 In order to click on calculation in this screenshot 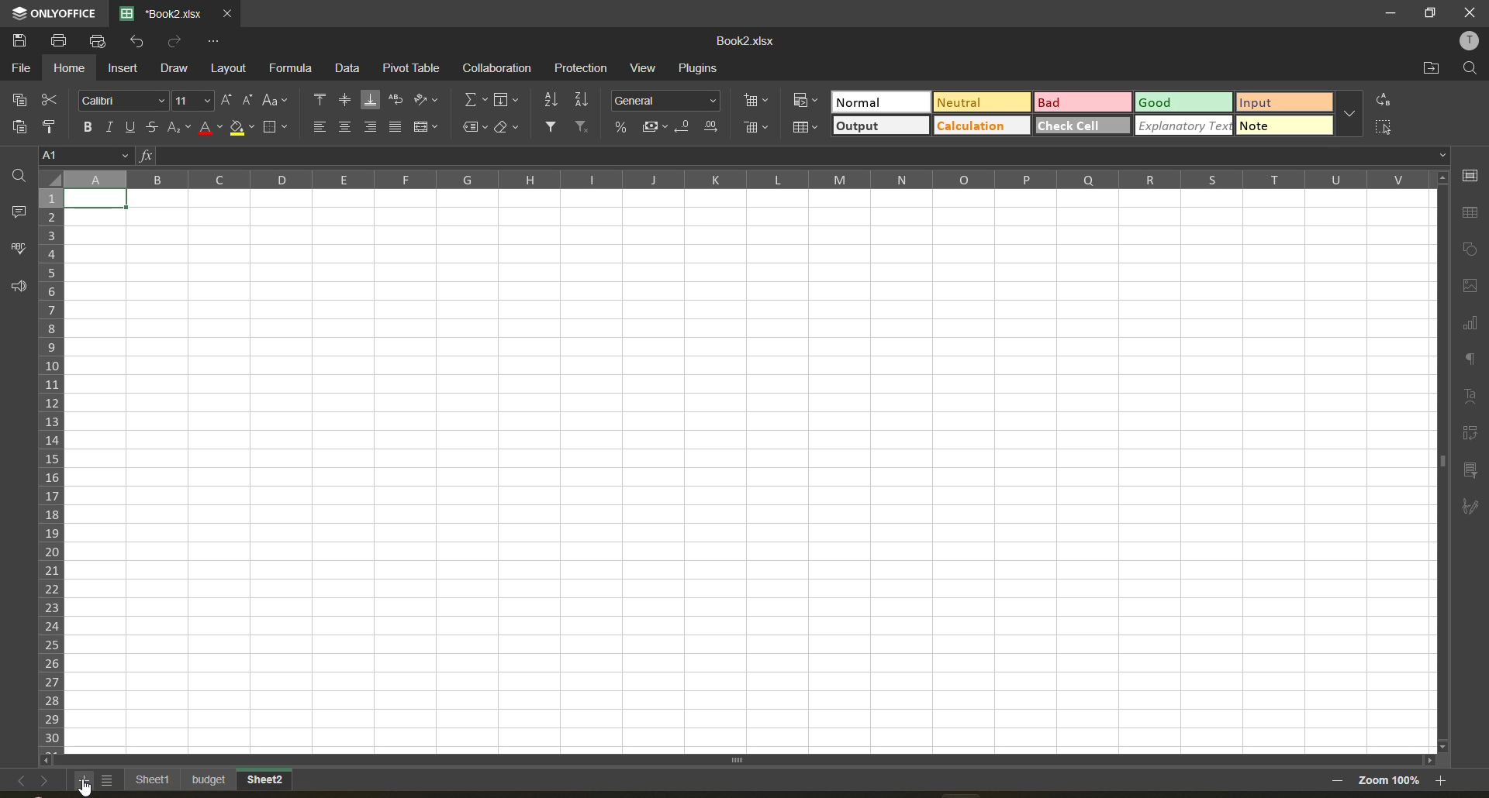, I will do `click(981, 127)`.